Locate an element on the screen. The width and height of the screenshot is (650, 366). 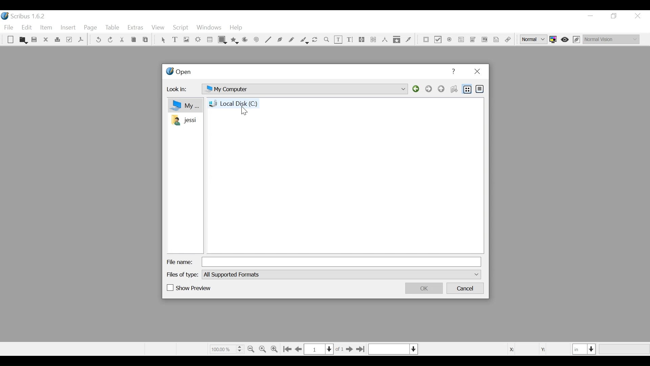
Forward is located at coordinates (430, 89).